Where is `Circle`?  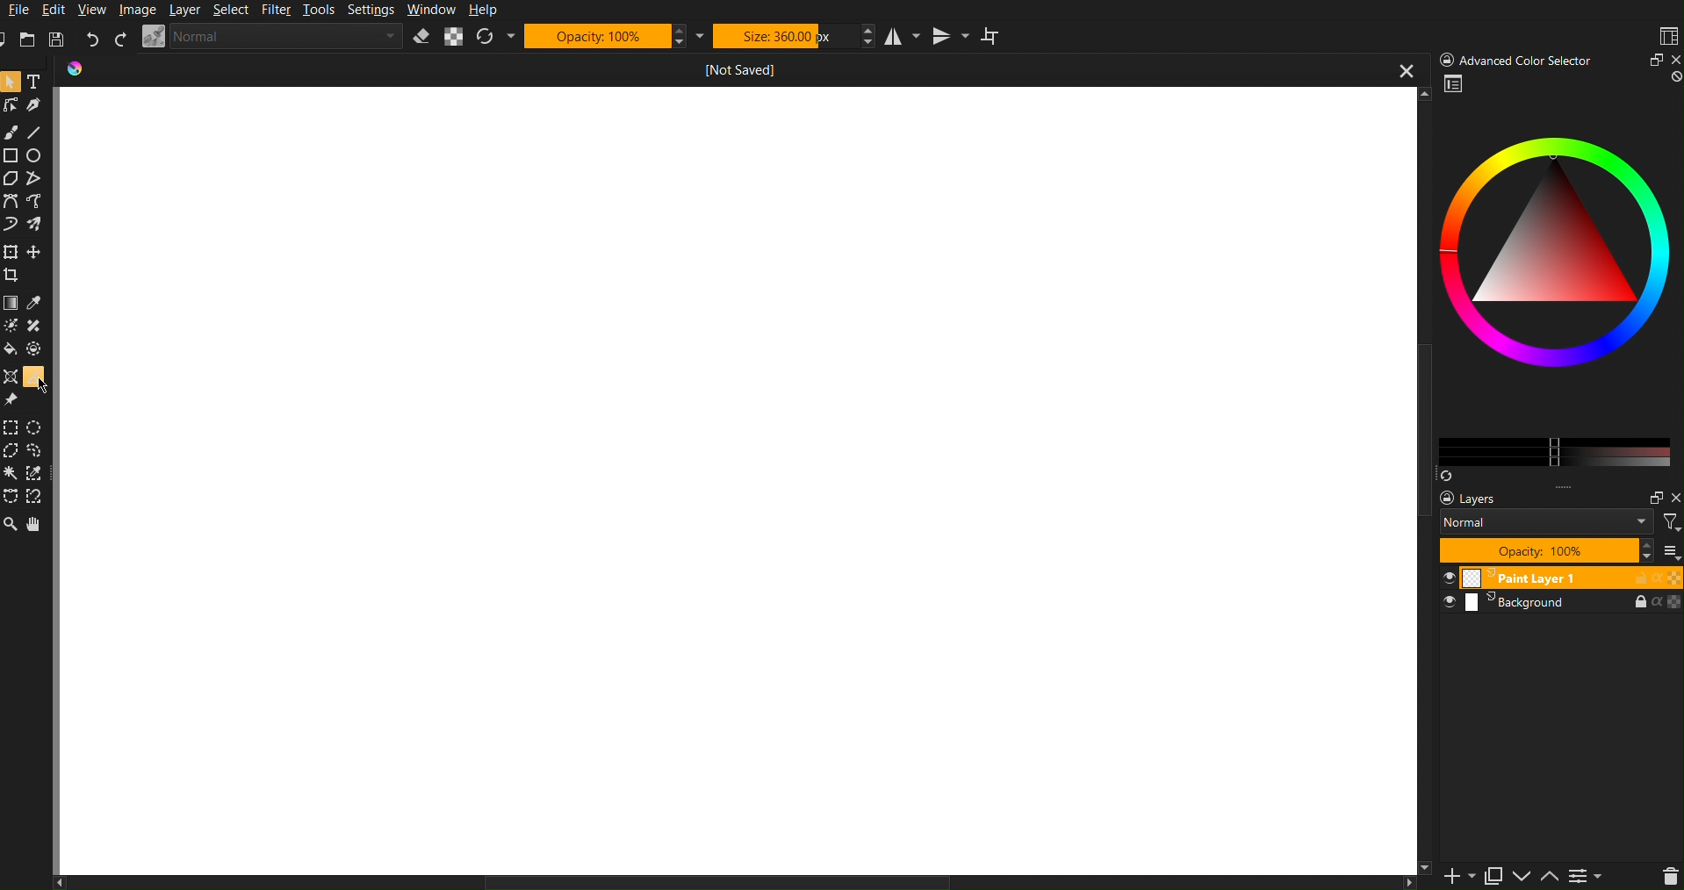 Circle is located at coordinates (37, 155).